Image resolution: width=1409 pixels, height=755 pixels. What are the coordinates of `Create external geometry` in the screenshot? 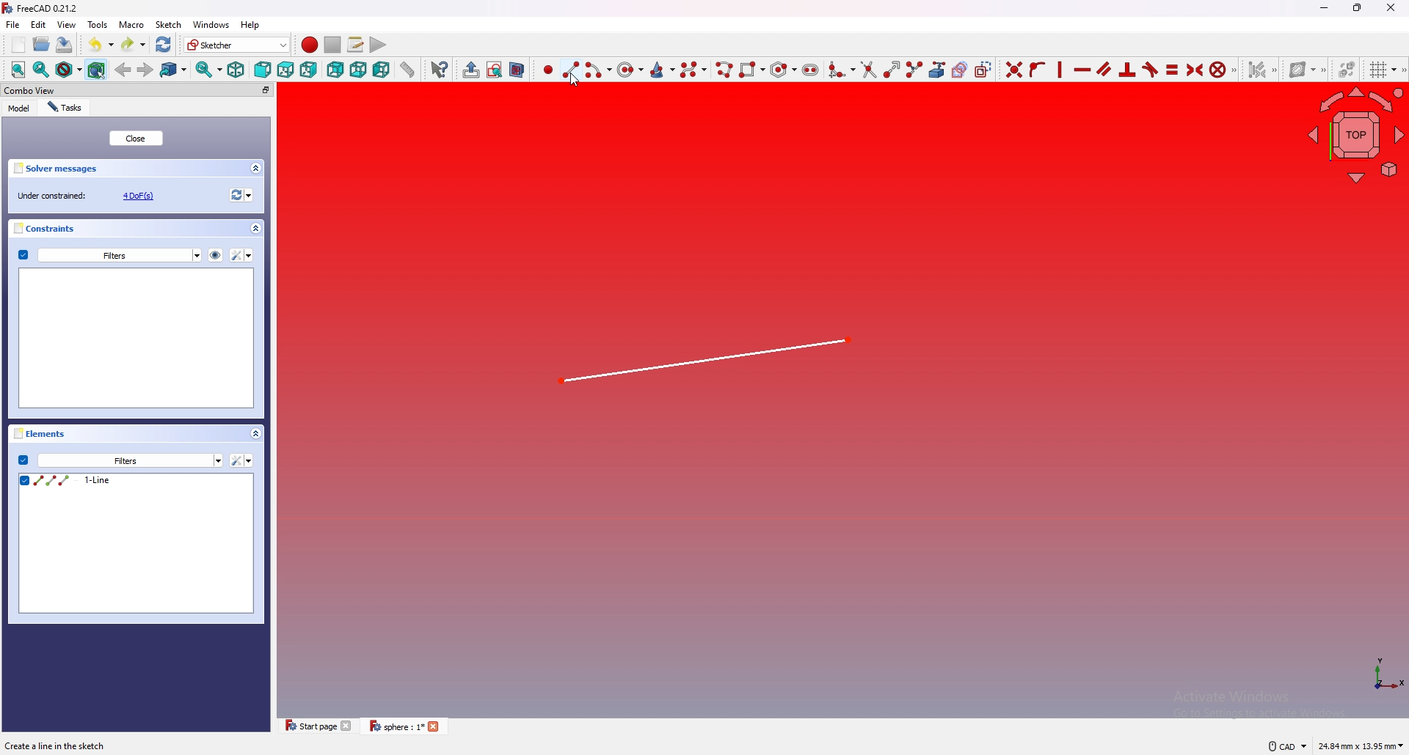 It's located at (936, 70).